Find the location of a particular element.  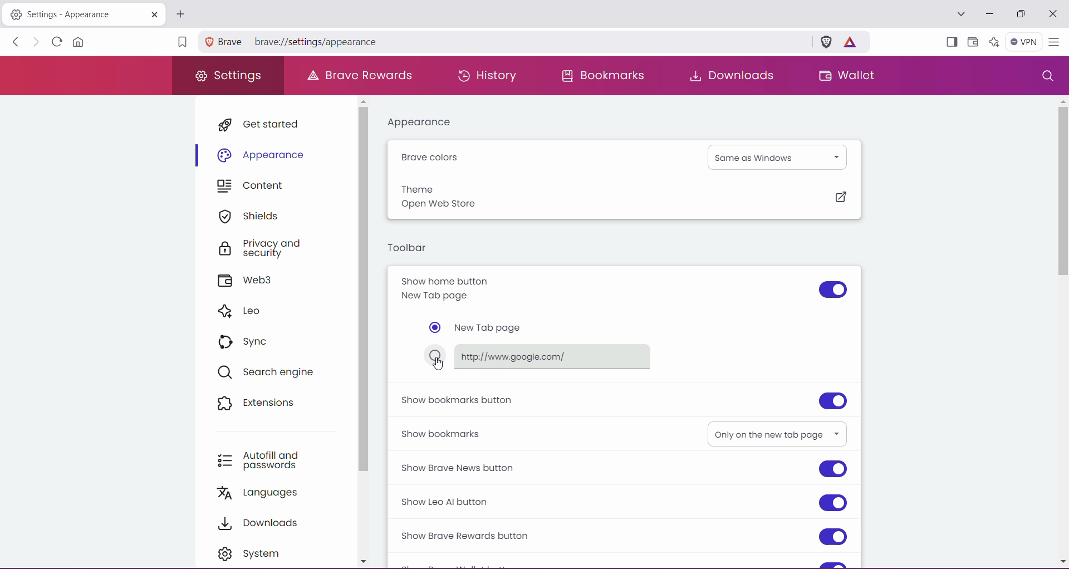

Show Bookmarks is located at coordinates (443, 433).